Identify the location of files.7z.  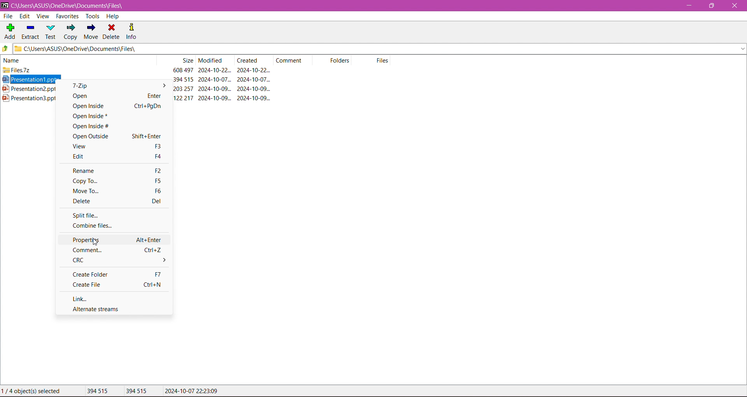
(16, 70).